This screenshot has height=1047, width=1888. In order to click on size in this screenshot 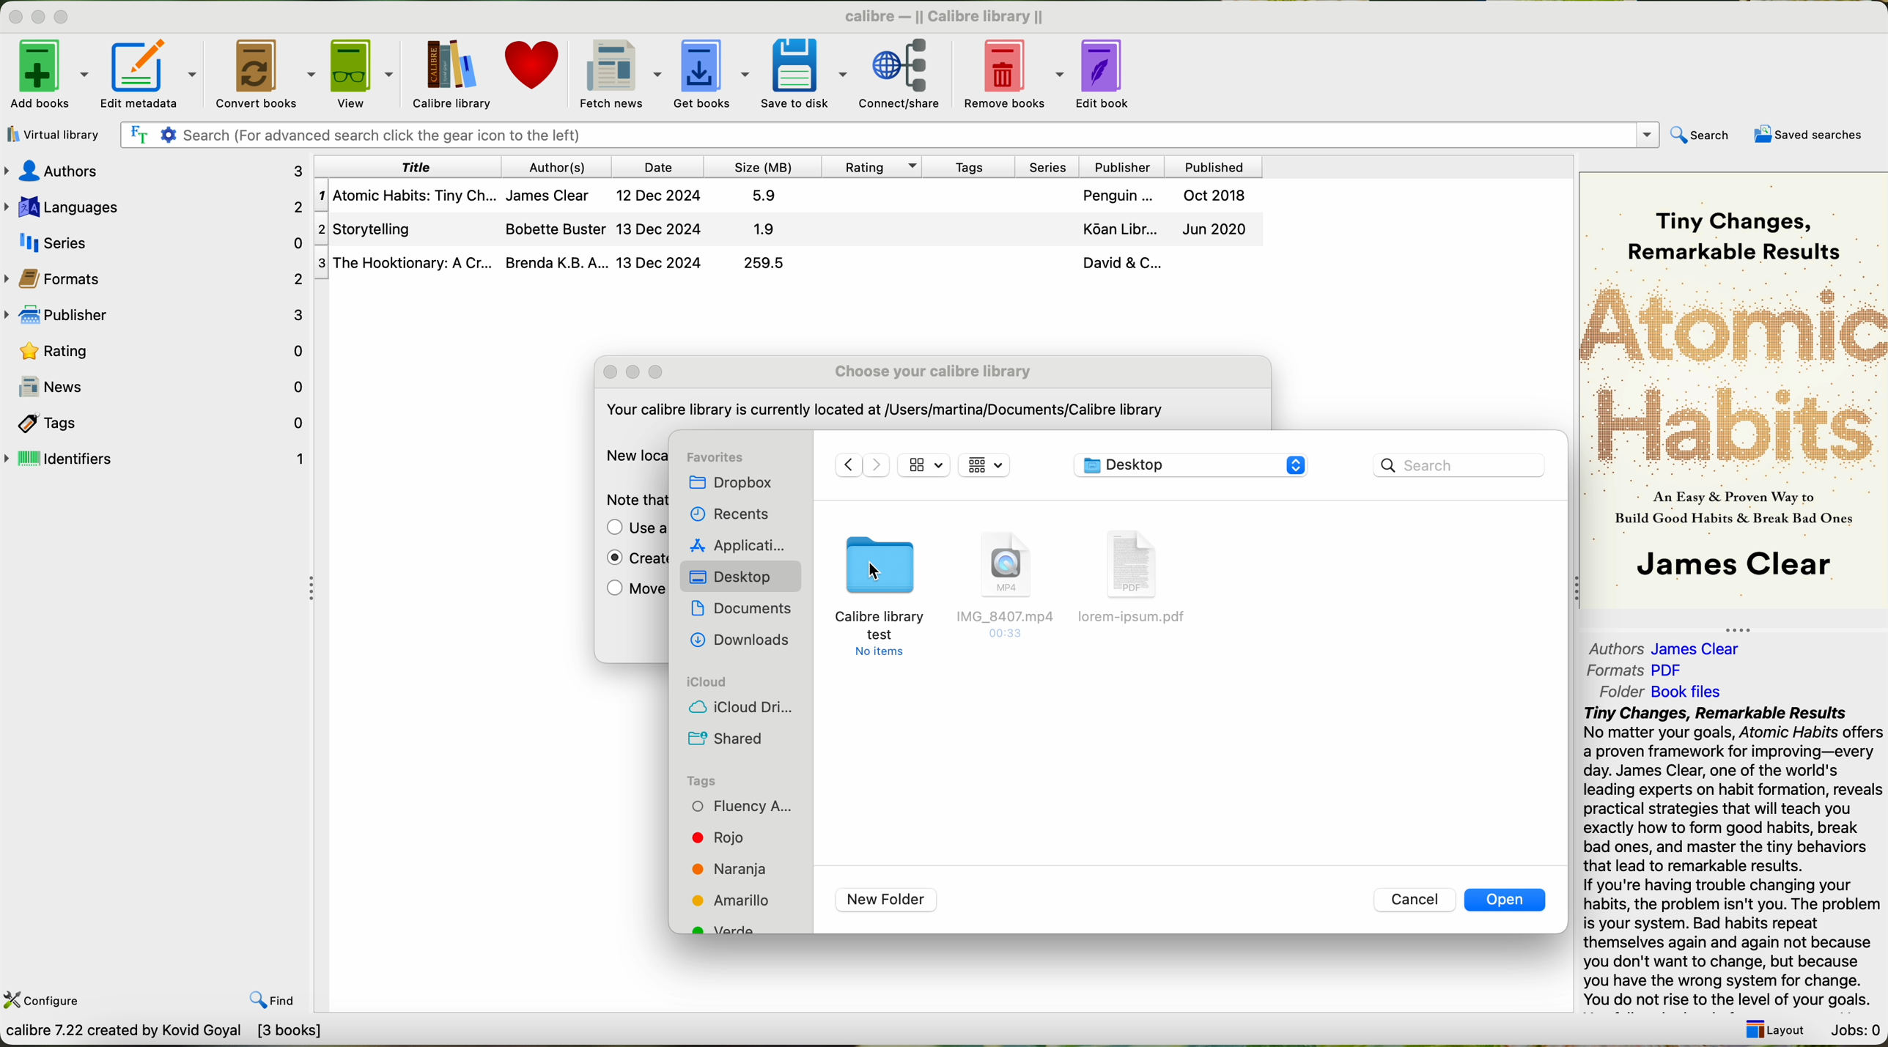, I will do `click(761, 166)`.